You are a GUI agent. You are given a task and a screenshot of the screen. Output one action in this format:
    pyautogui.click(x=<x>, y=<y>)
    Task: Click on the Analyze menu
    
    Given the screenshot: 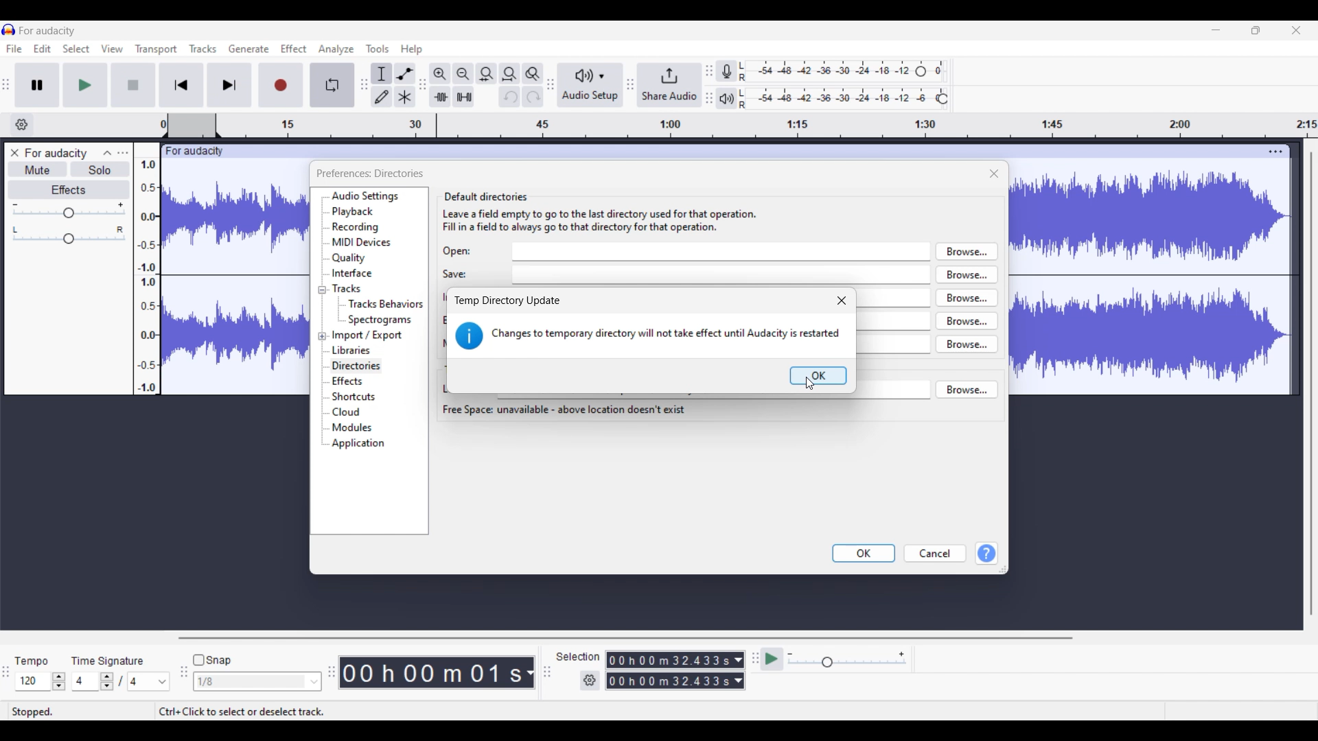 What is the action you would take?
    pyautogui.click(x=336, y=49)
    